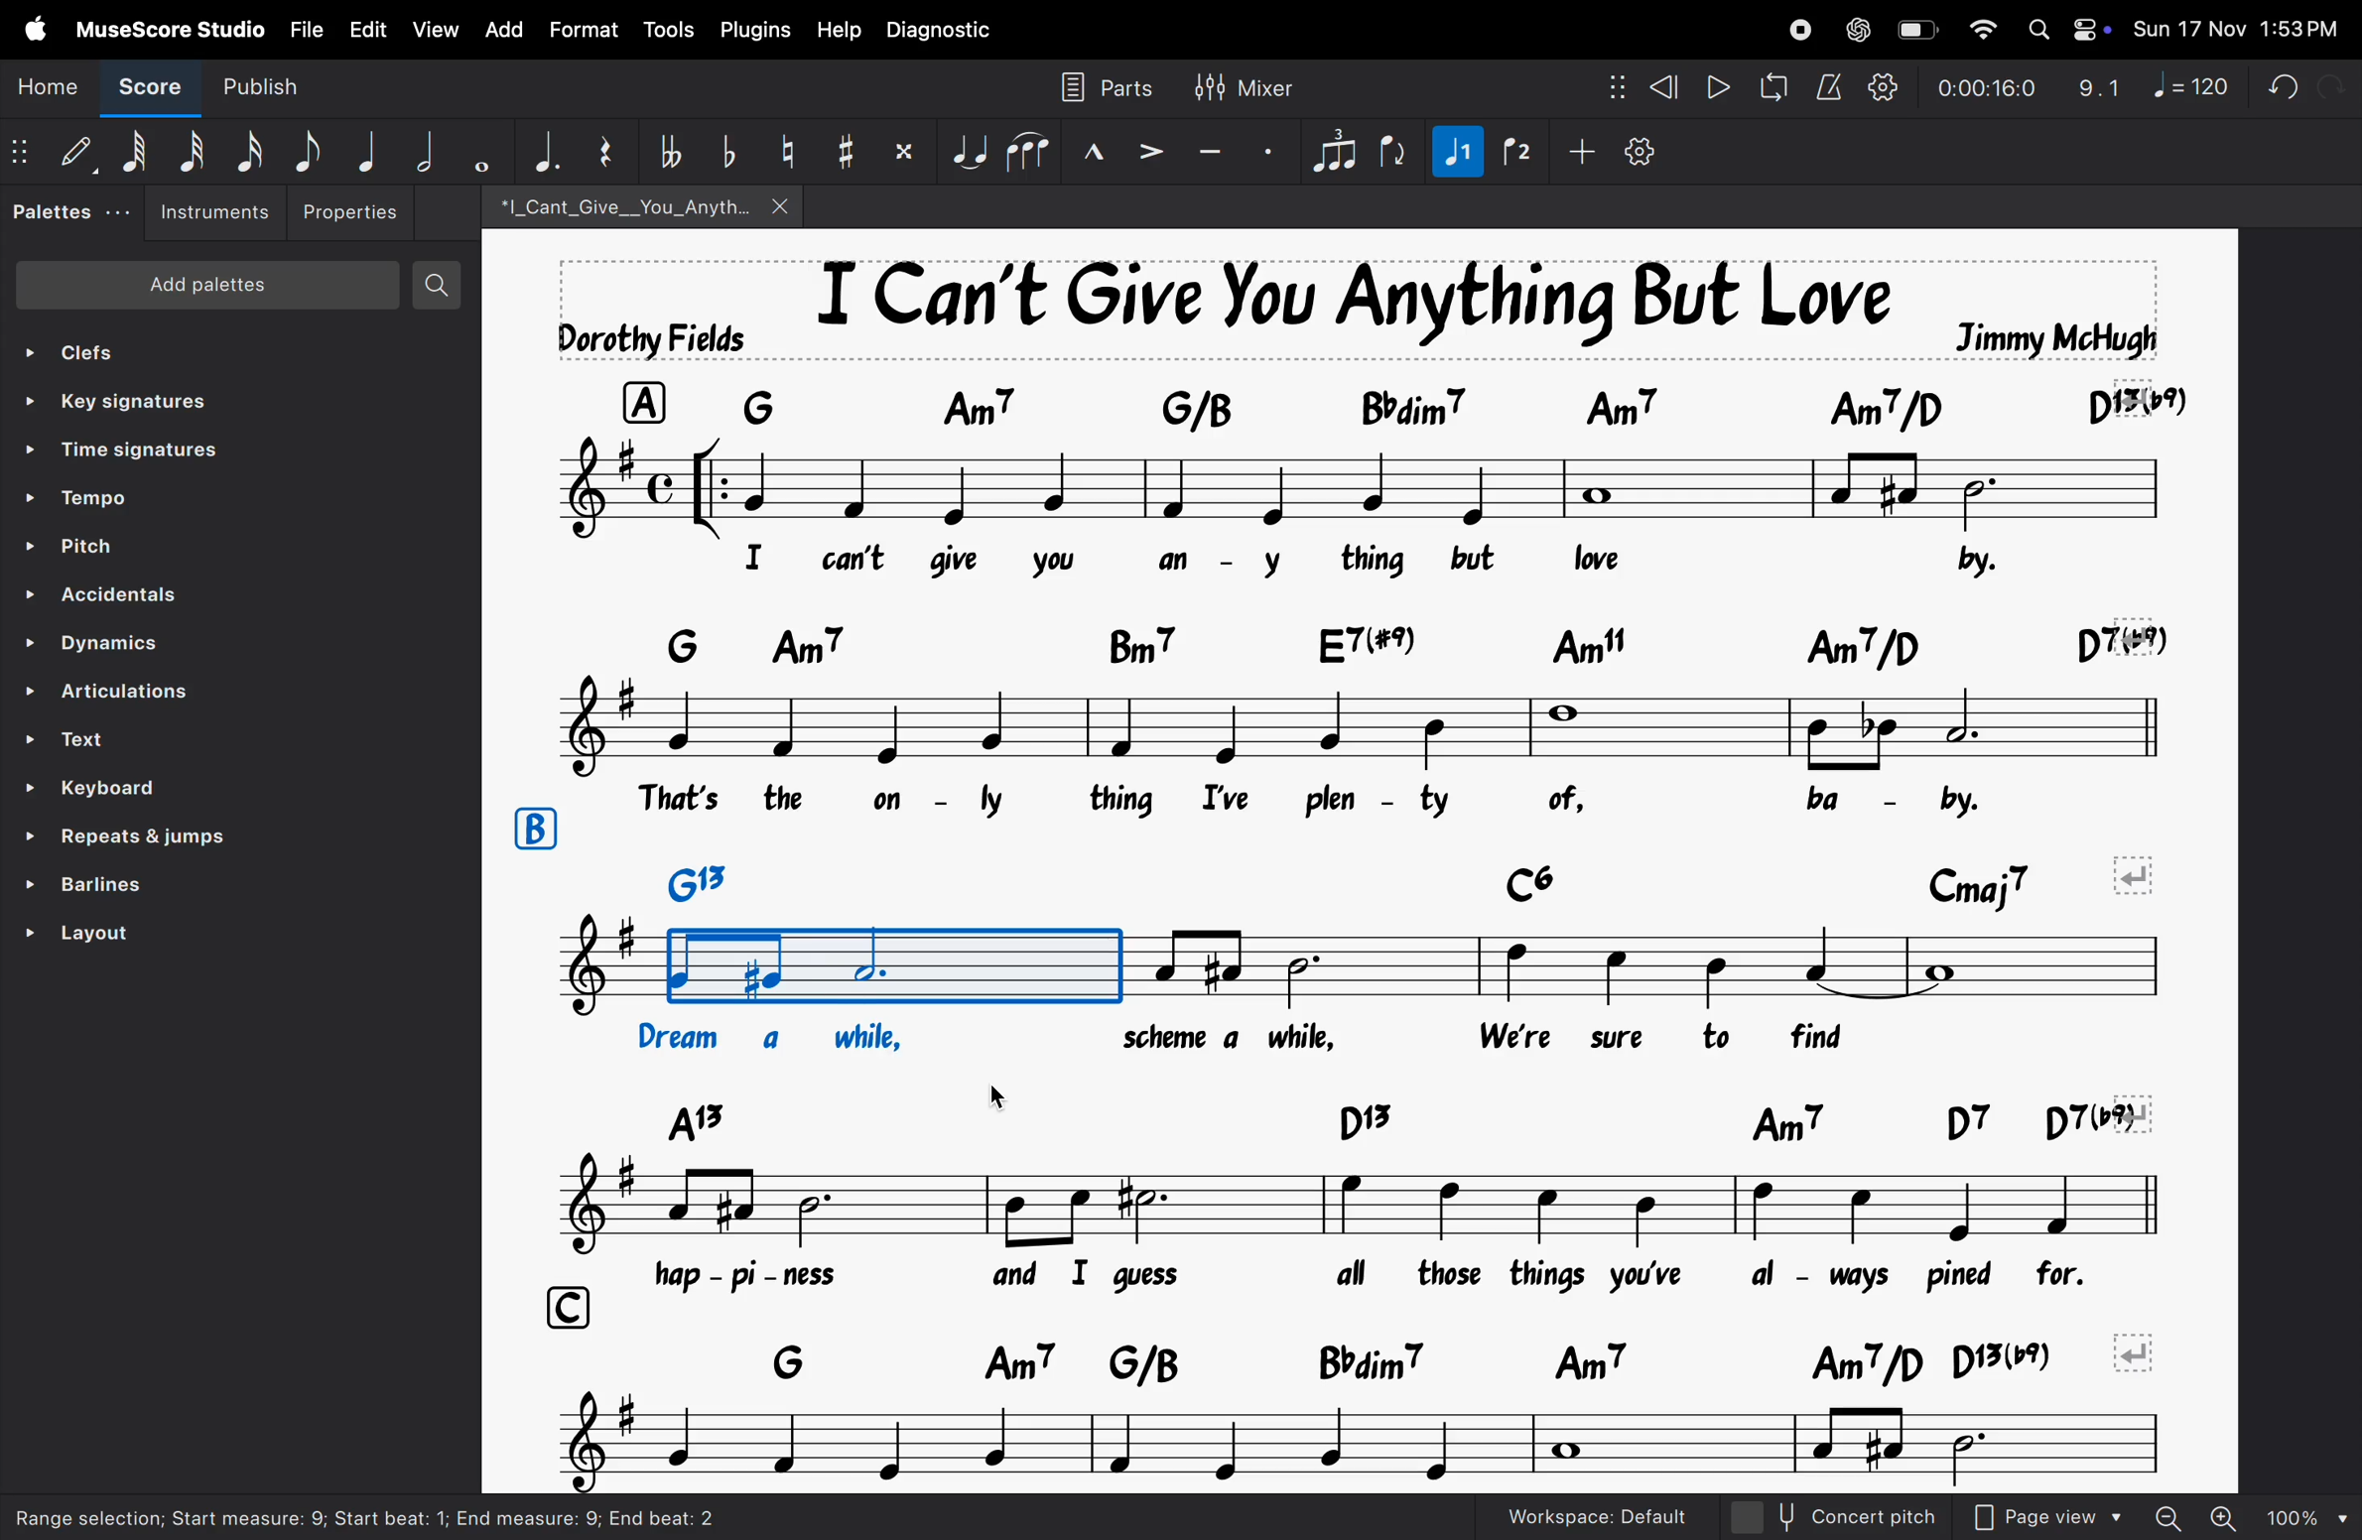 This screenshot has height=1540, width=2362. What do you see at coordinates (368, 28) in the screenshot?
I see `Edit` at bounding box center [368, 28].